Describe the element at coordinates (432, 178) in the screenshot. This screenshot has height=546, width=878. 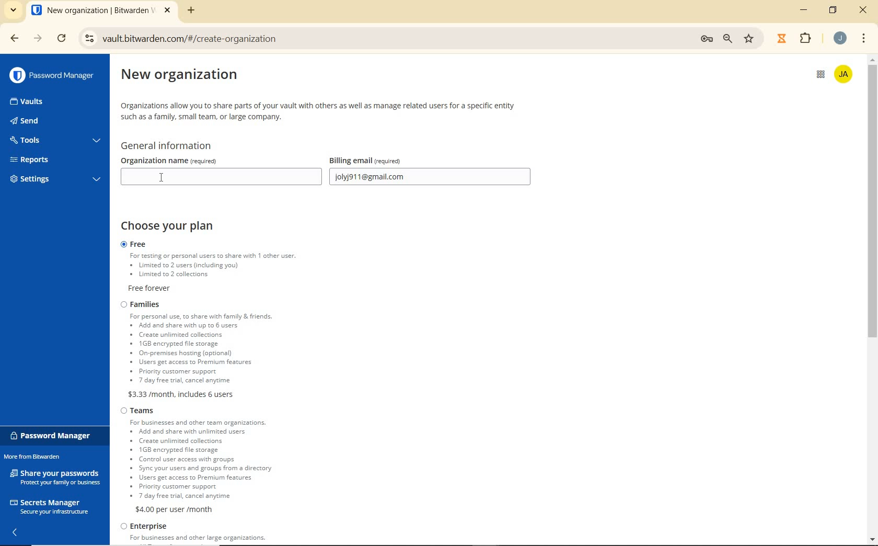
I see `jolyjo11@gmail.com` at that location.